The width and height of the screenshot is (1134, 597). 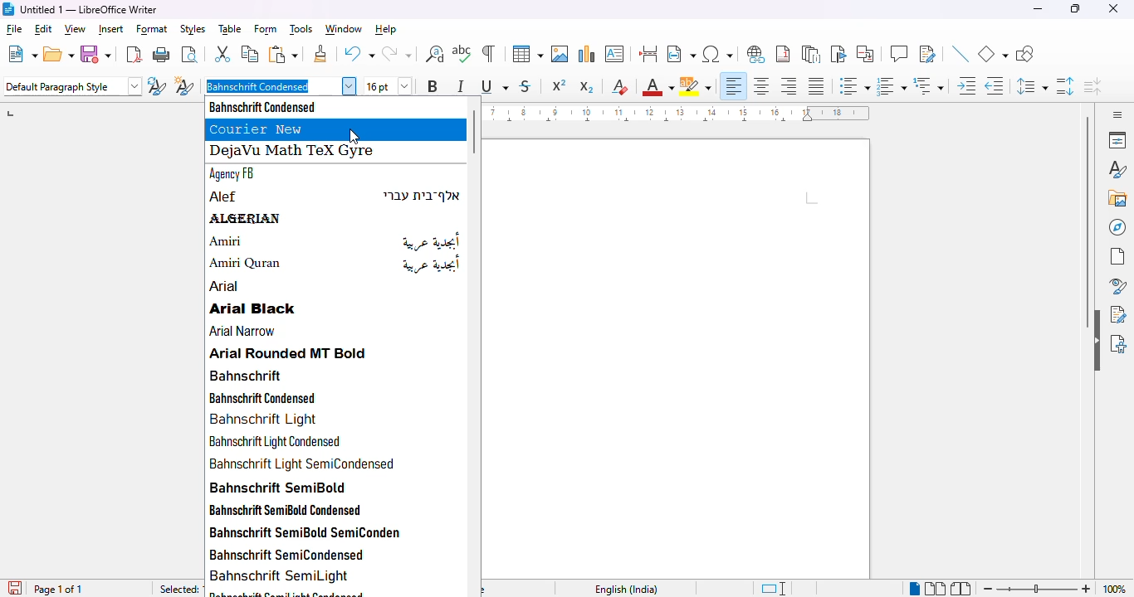 I want to click on print, so click(x=162, y=55).